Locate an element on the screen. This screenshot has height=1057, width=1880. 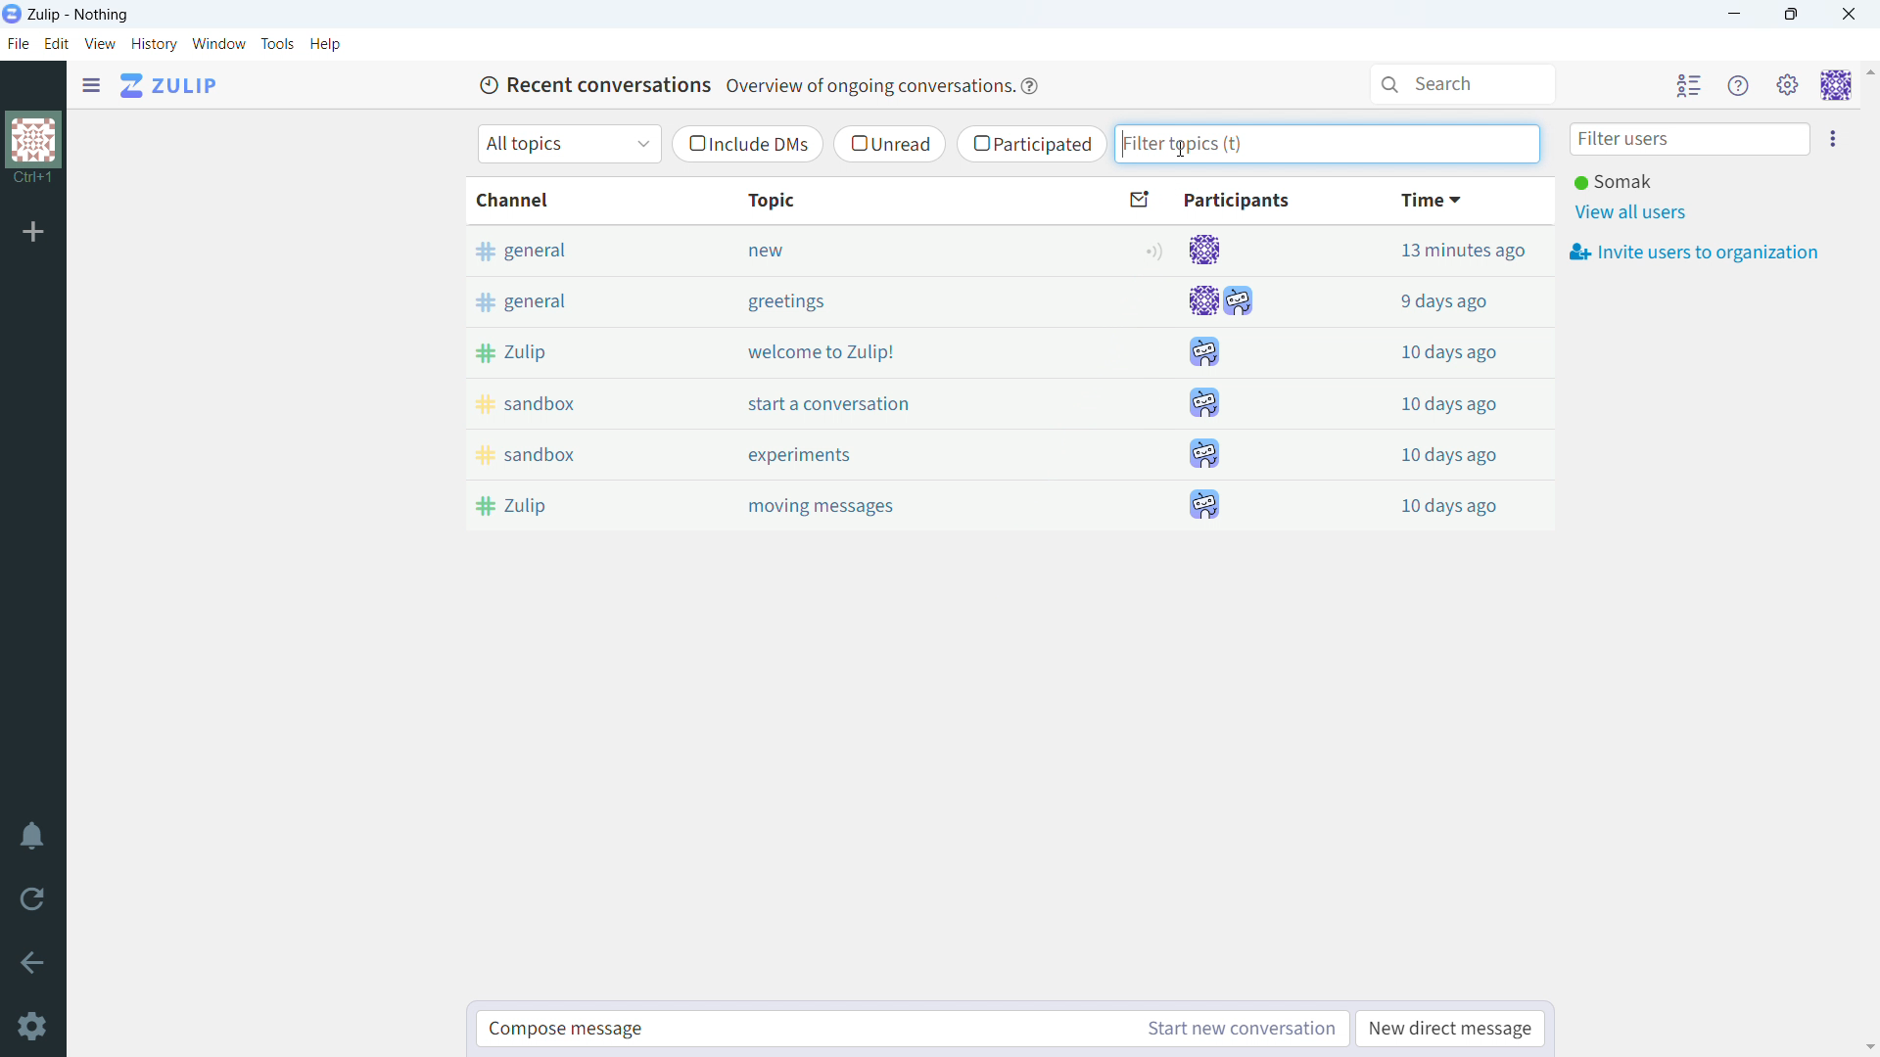
scroll down is located at coordinates (1868, 1047).